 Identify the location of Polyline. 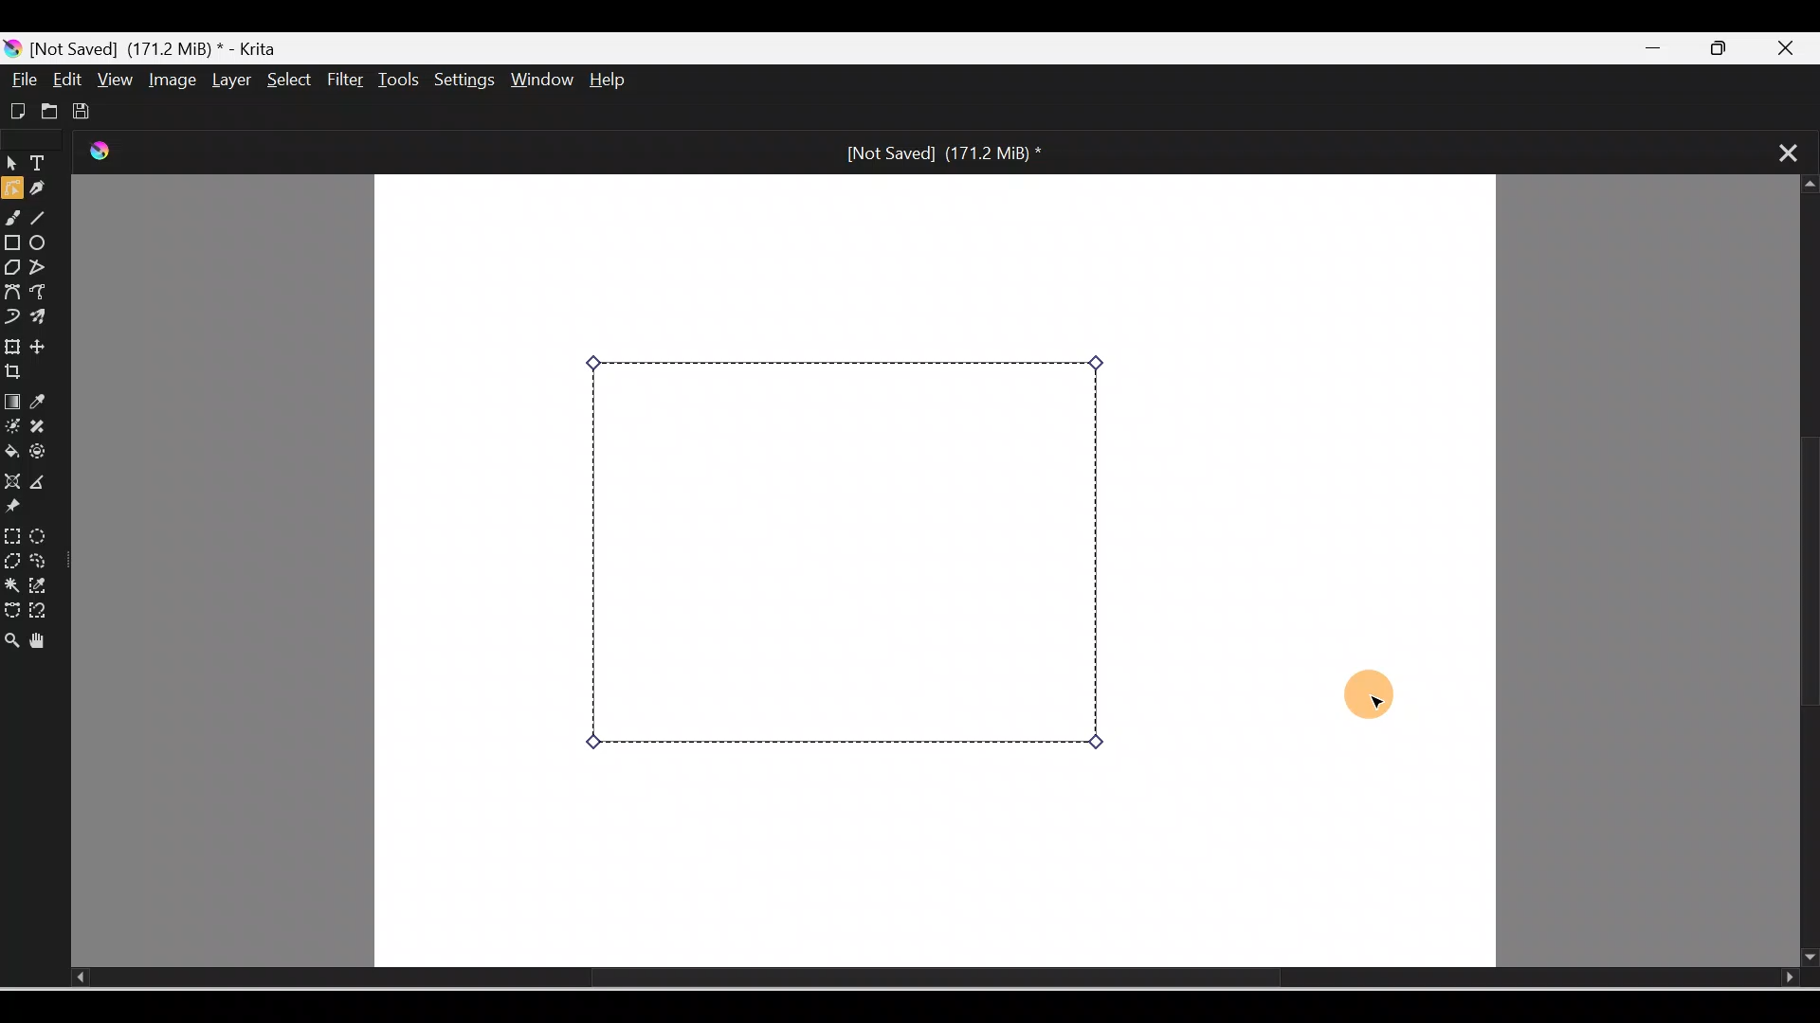
(41, 266).